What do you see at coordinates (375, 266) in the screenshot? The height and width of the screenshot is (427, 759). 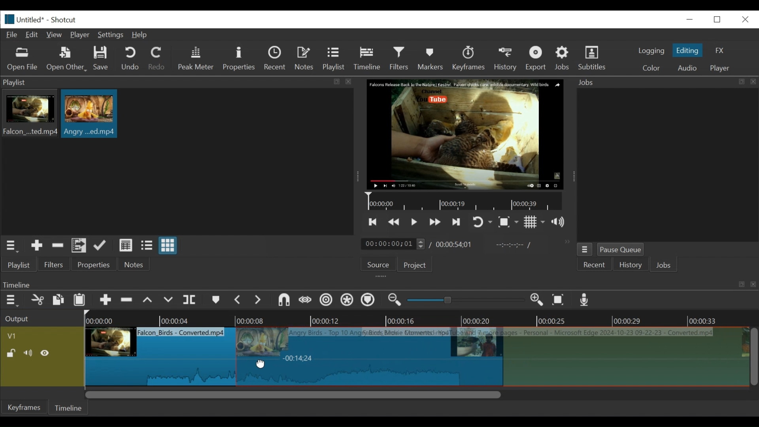 I see `Source` at bounding box center [375, 266].